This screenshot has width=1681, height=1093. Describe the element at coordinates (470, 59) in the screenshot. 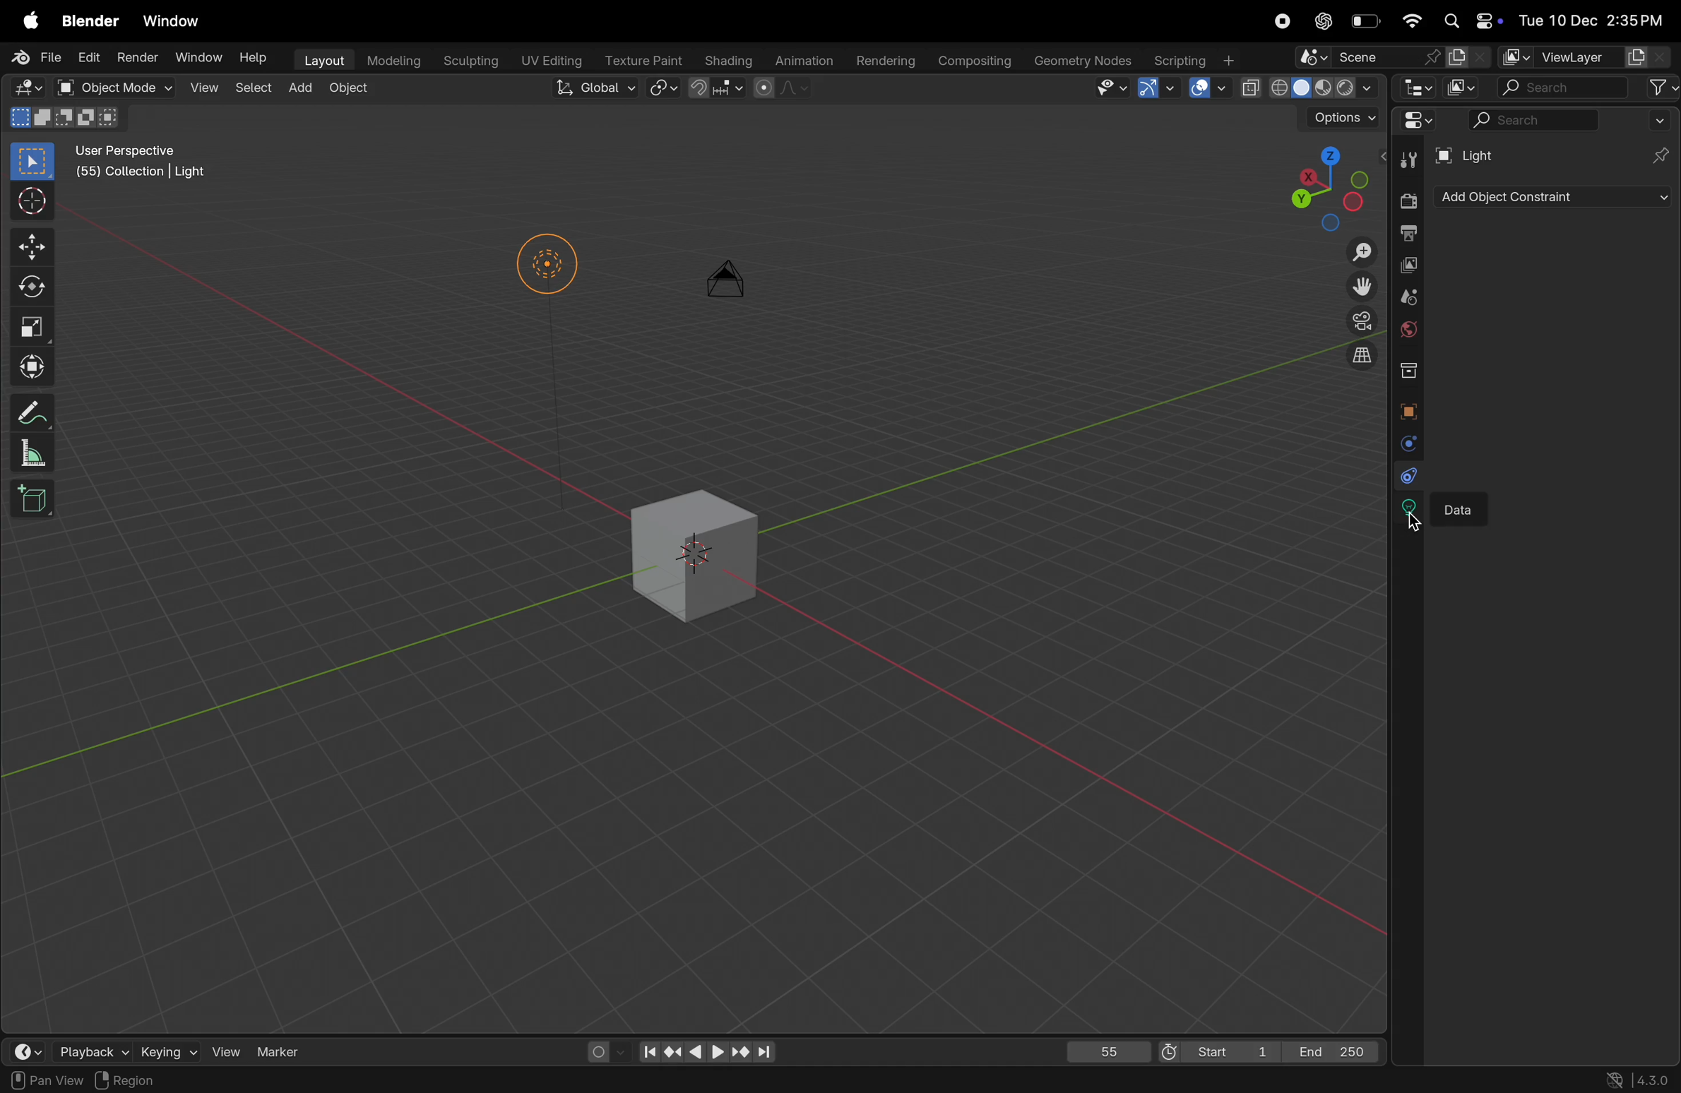

I see `sculptiong` at that location.